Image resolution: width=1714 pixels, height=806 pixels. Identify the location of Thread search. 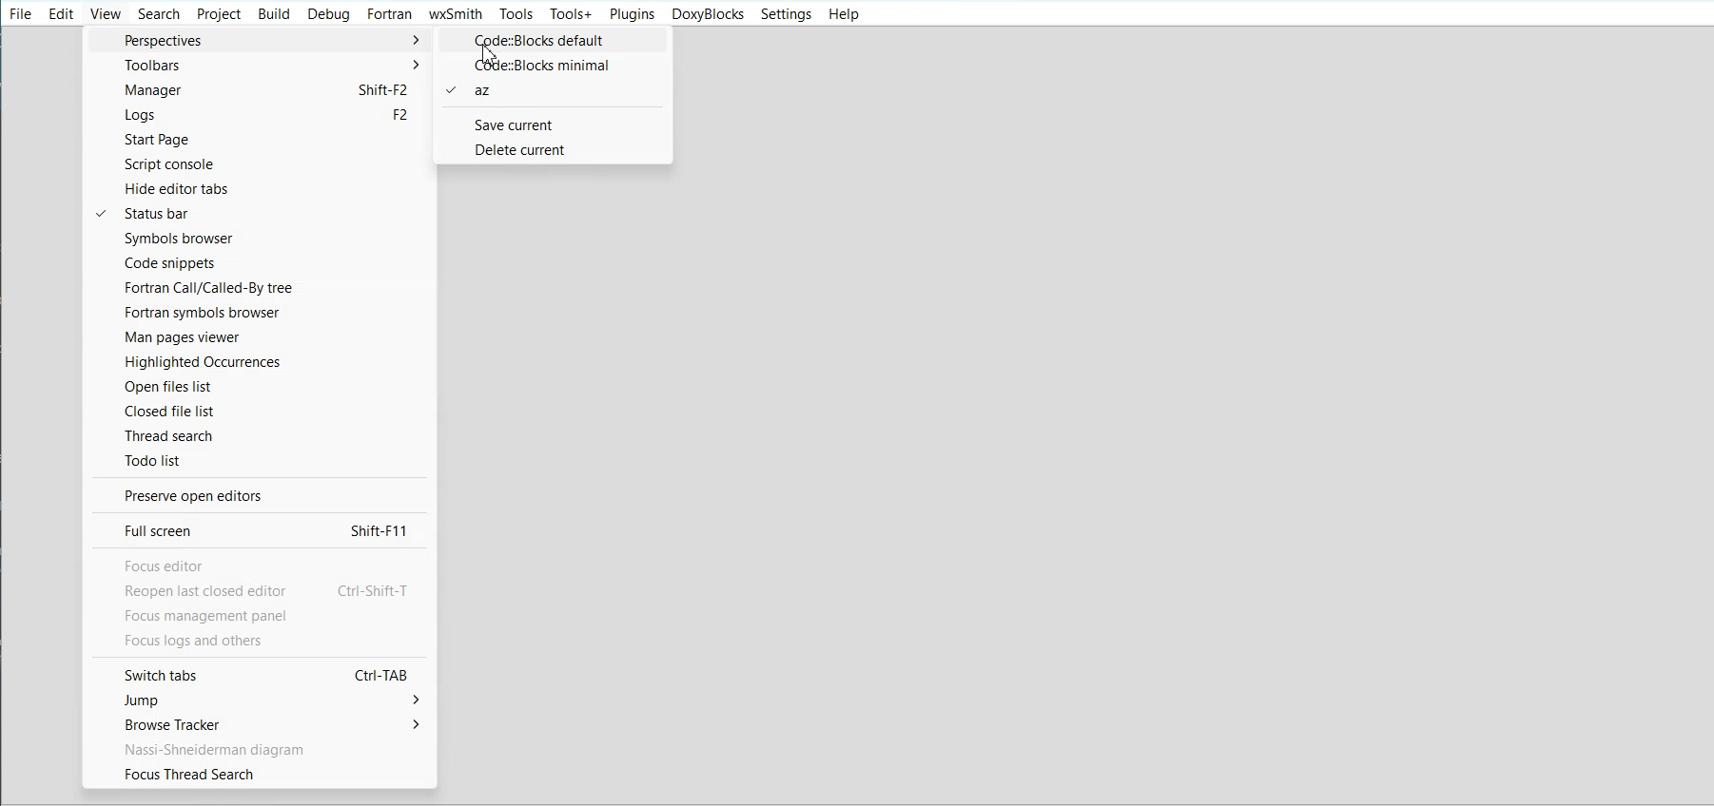
(260, 435).